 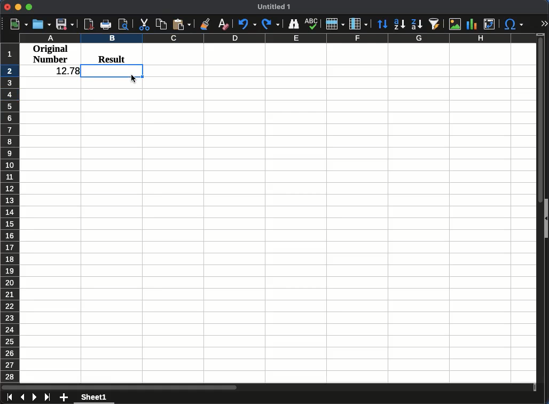 What do you see at coordinates (275, 6) in the screenshot?
I see `untitled 1` at bounding box center [275, 6].